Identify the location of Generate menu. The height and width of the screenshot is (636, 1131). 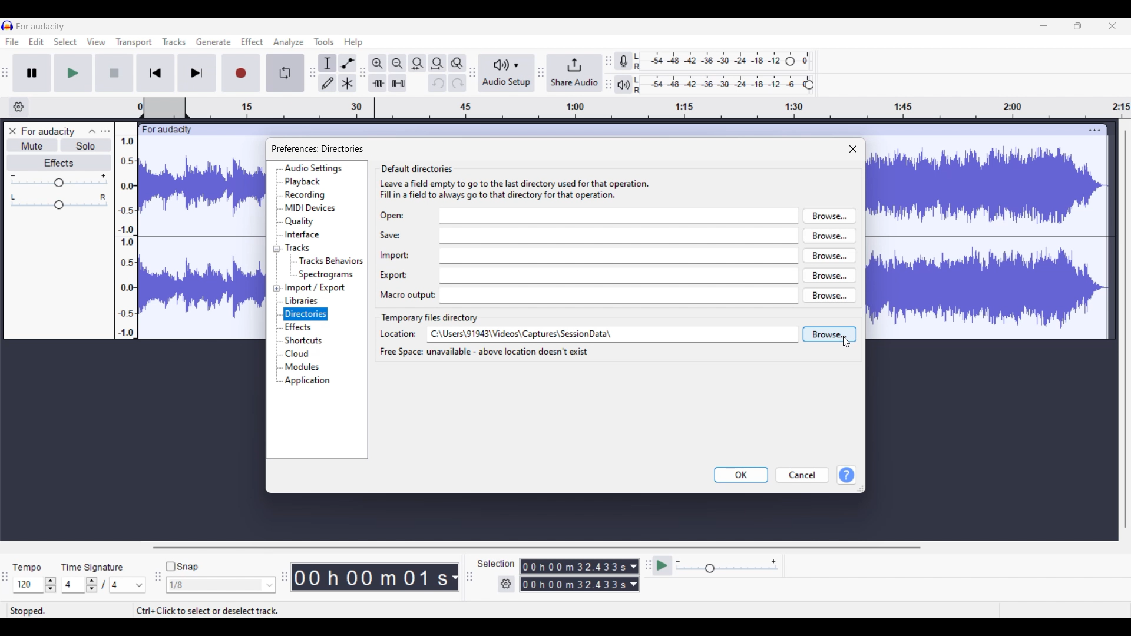
(213, 42).